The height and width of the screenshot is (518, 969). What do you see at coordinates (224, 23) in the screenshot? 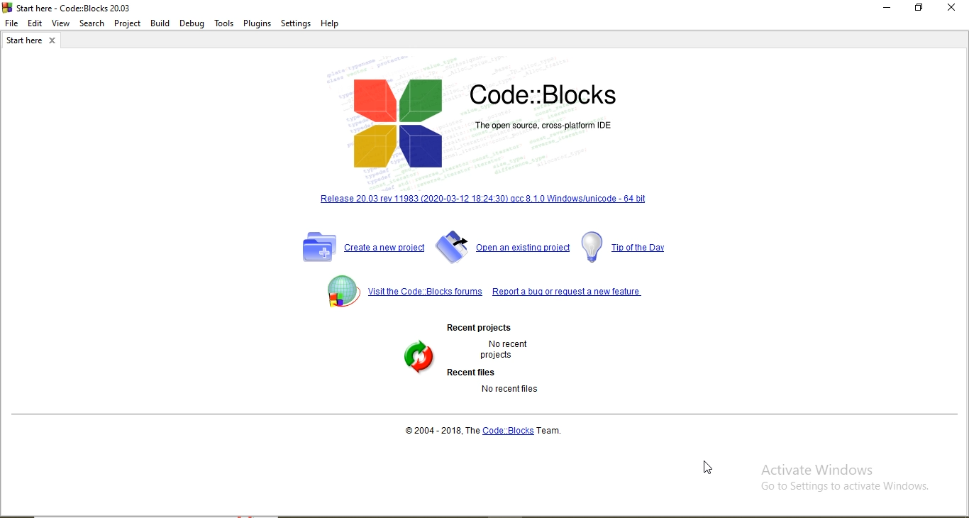
I see `Tools ` at bounding box center [224, 23].